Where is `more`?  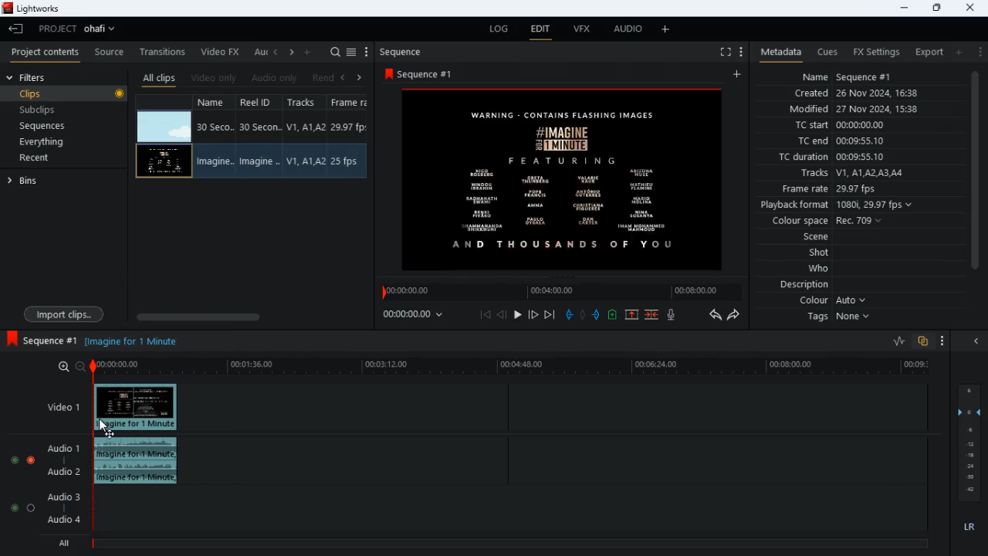
more is located at coordinates (369, 51).